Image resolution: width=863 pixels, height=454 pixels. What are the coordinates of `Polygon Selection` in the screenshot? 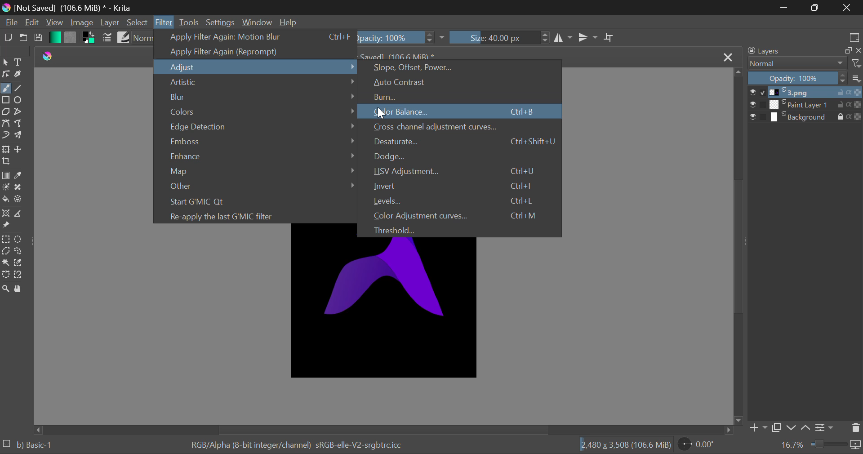 It's located at (6, 252).